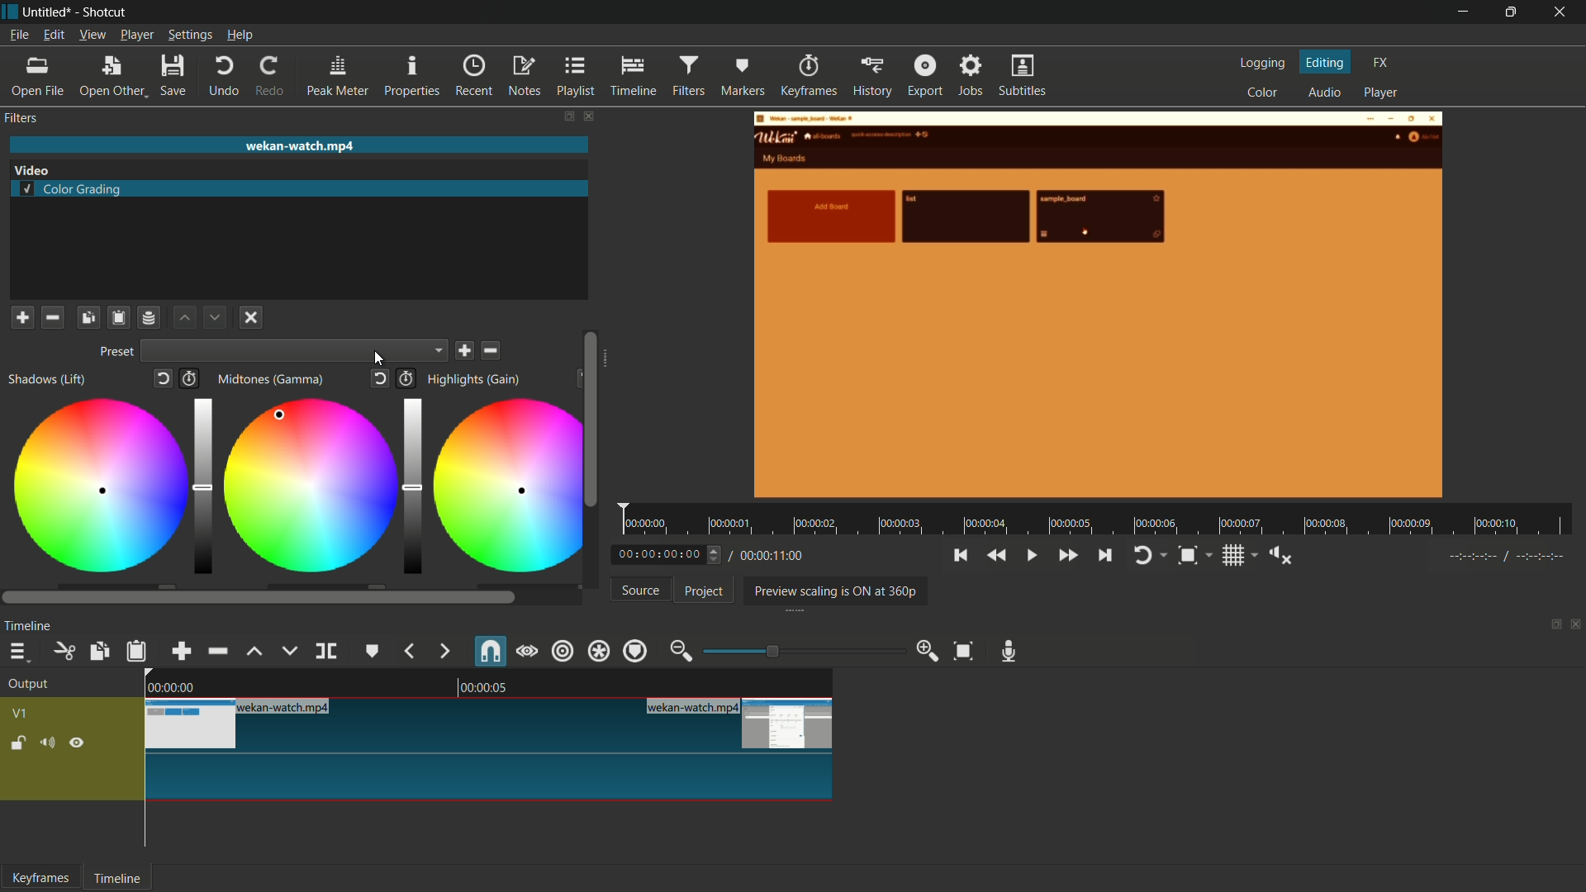  What do you see at coordinates (116, 351) in the screenshot?
I see `preset` at bounding box center [116, 351].